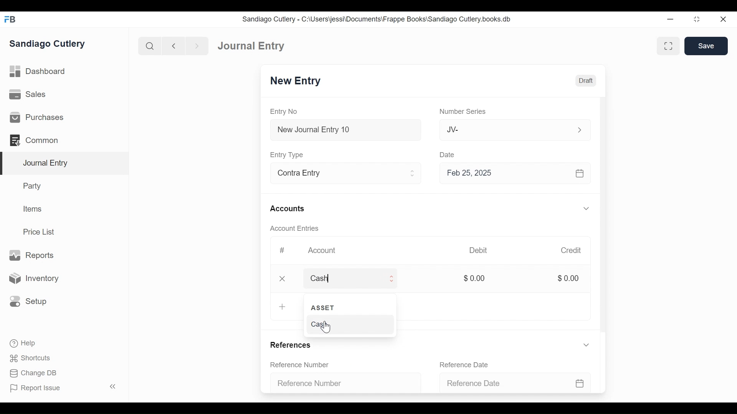 This screenshot has height=414, width=737. Describe the element at coordinates (63, 388) in the screenshot. I see `Report Issue` at that location.